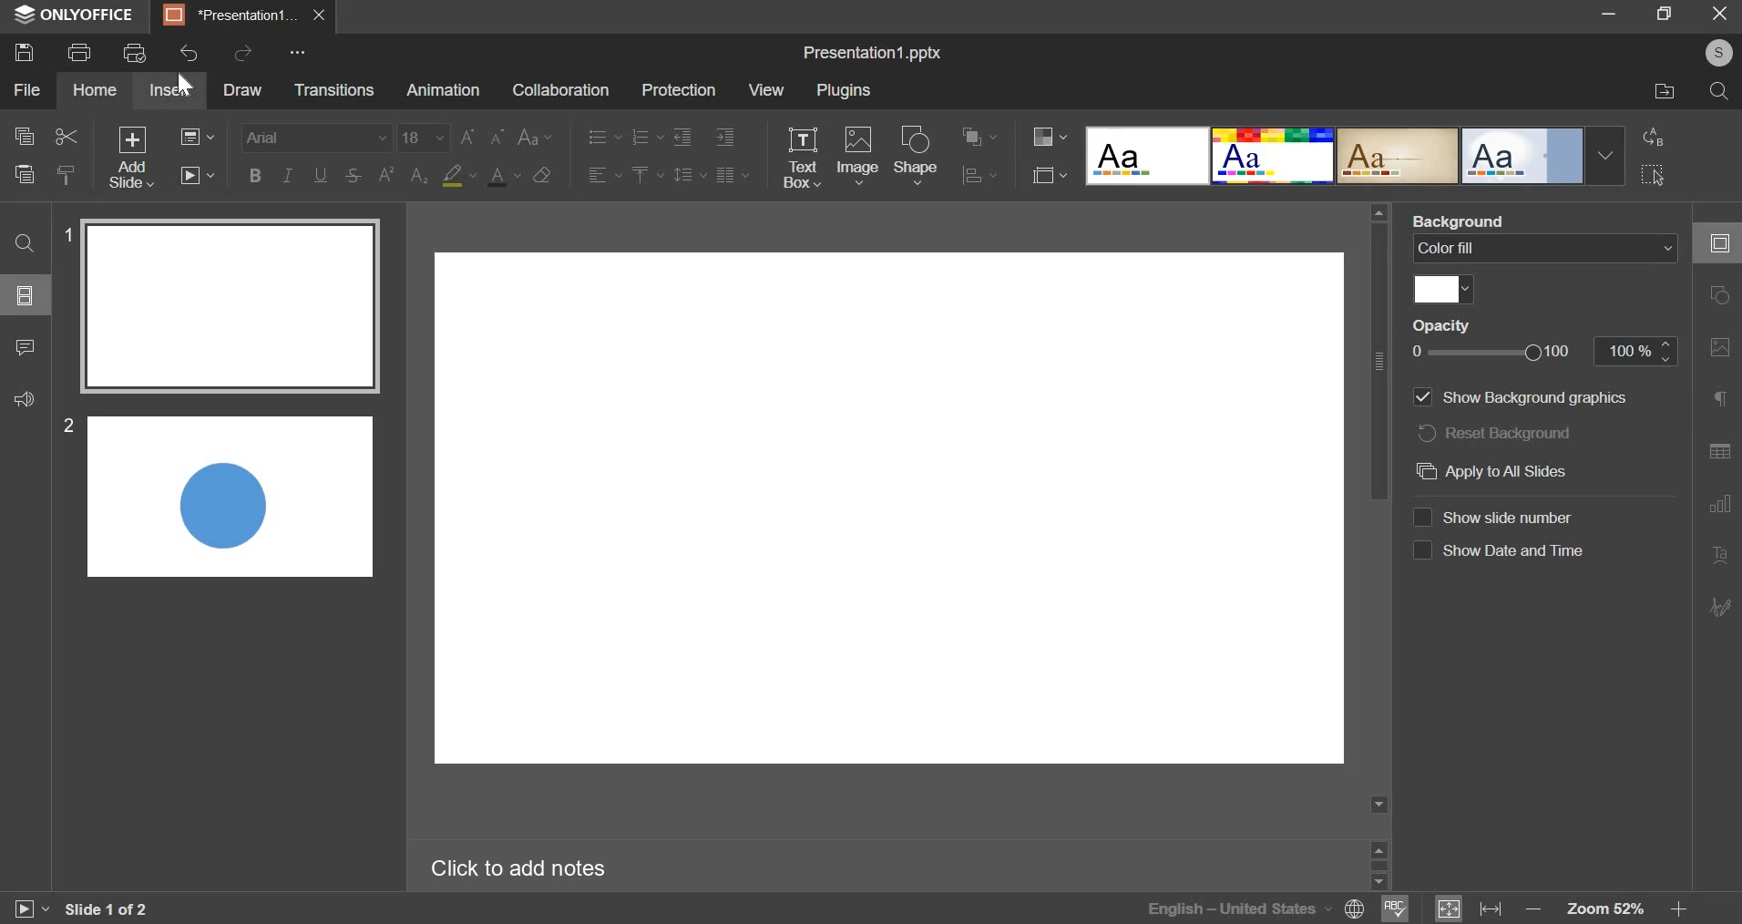 This screenshot has height=924, width=1742. What do you see at coordinates (481, 135) in the screenshot?
I see `font size change` at bounding box center [481, 135].